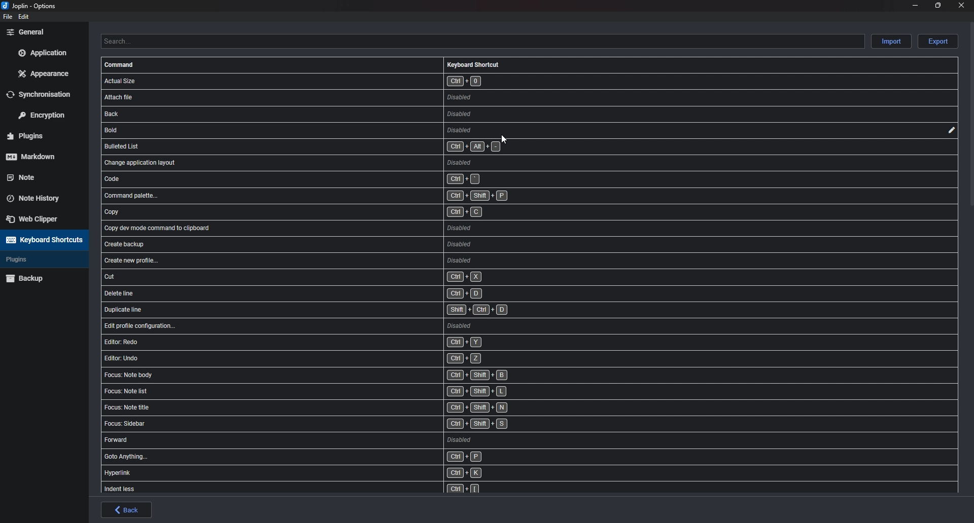 This screenshot has height=523, width=974. I want to click on Synchronization, so click(45, 94).